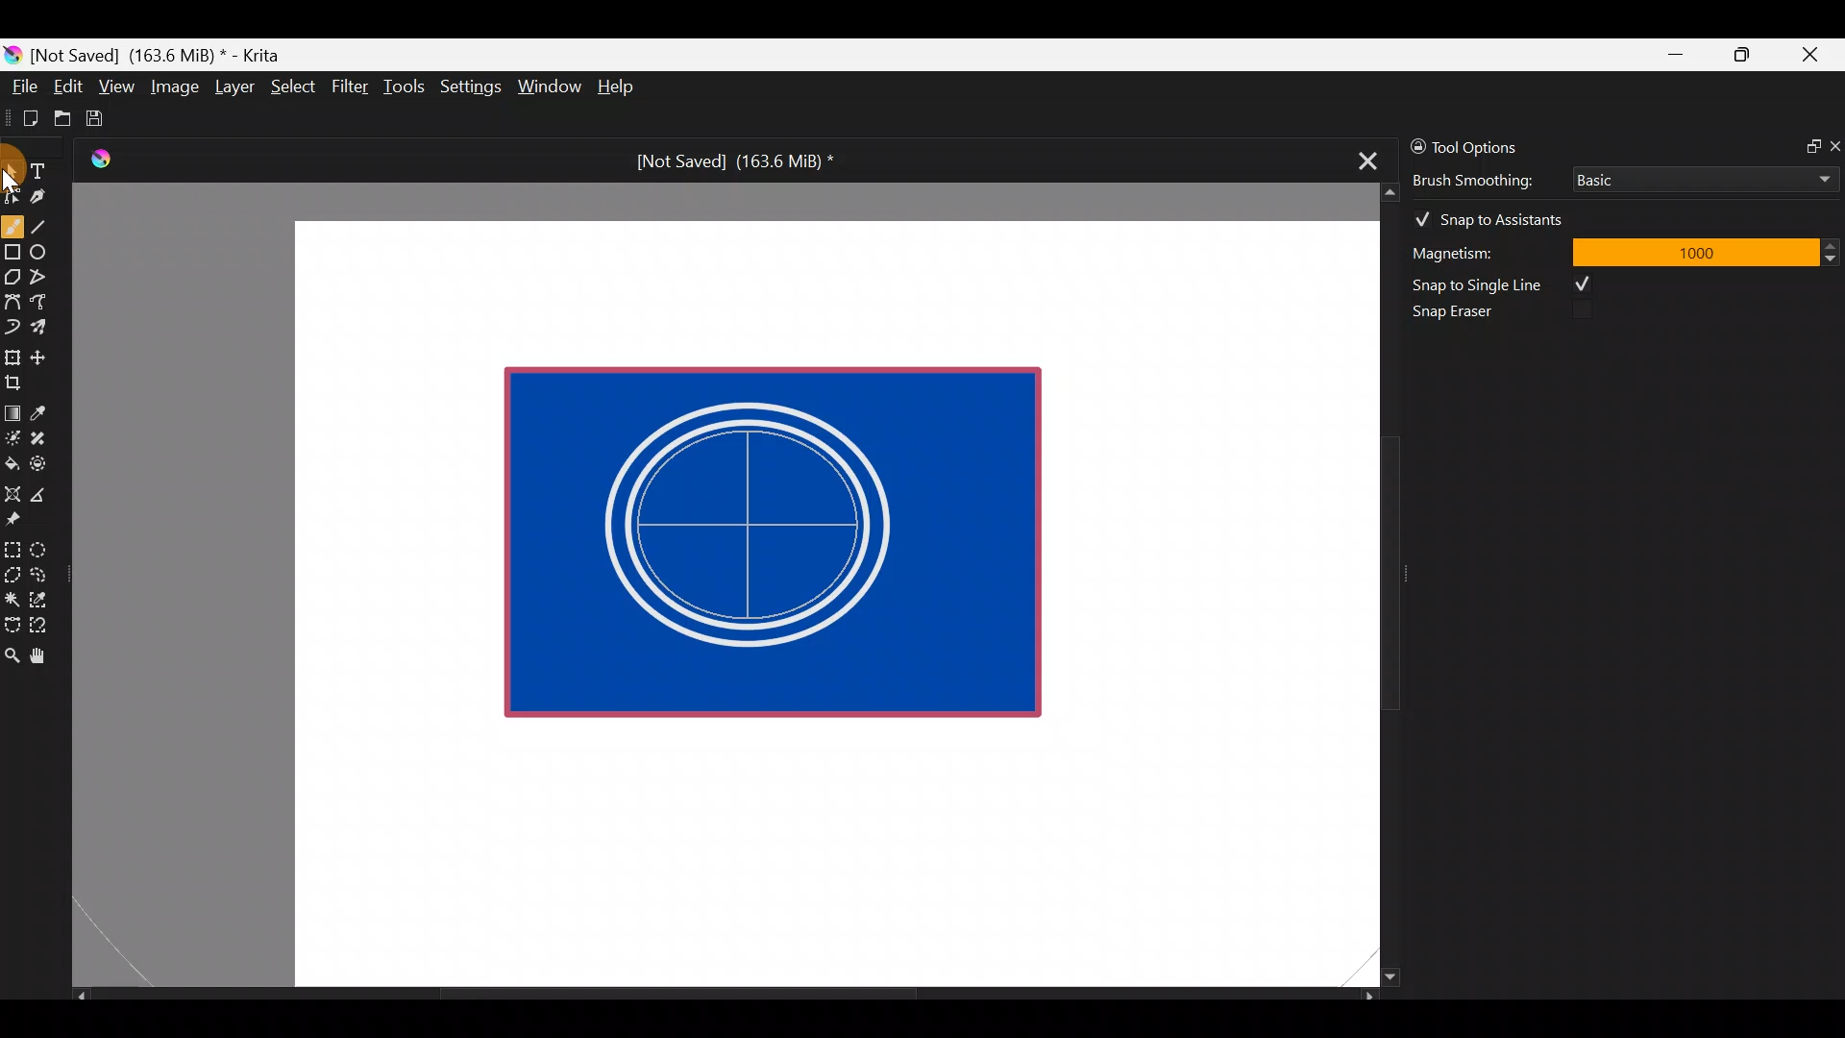  What do you see at coordinates (1833, 245) in the screenshot?
I see `Increase` at bounding box center [1833, 245].